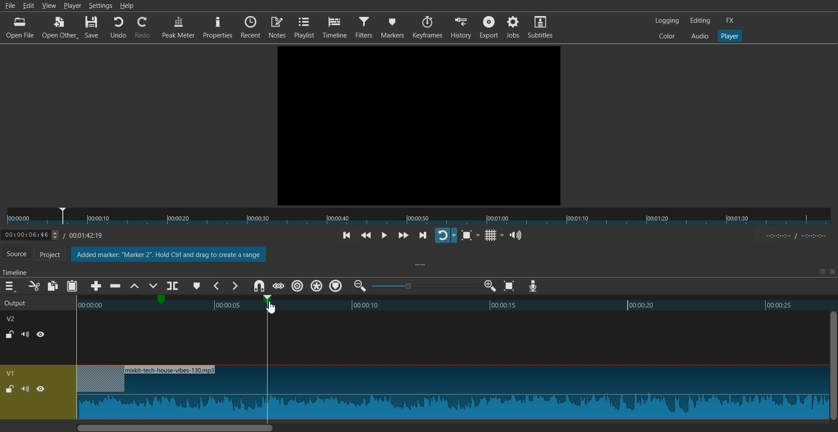 This screenshot has height=432, width=838. Describe the element at coordinates (96, 286) in the screenshot. I see `Append ` at that location.